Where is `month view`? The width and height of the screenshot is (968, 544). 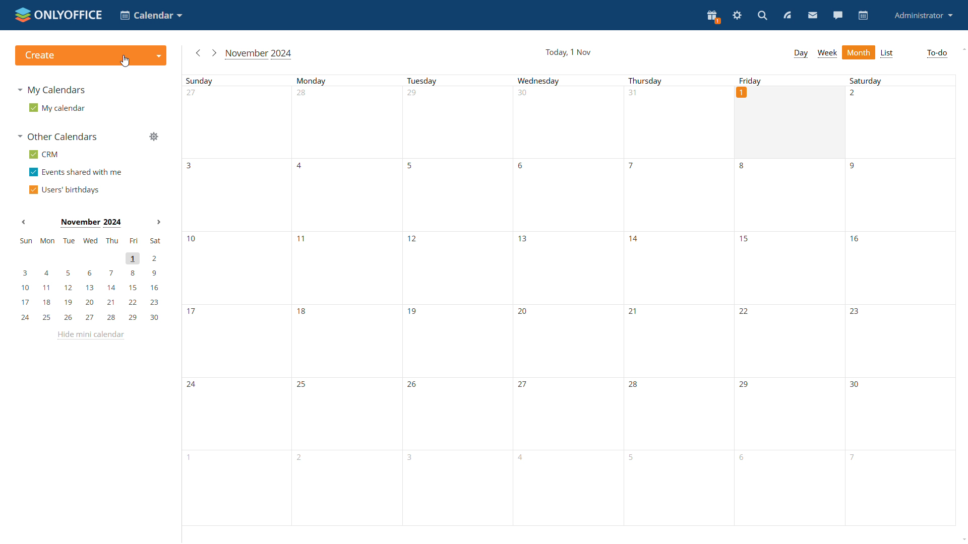 month view is located at coordinates (859, 51).